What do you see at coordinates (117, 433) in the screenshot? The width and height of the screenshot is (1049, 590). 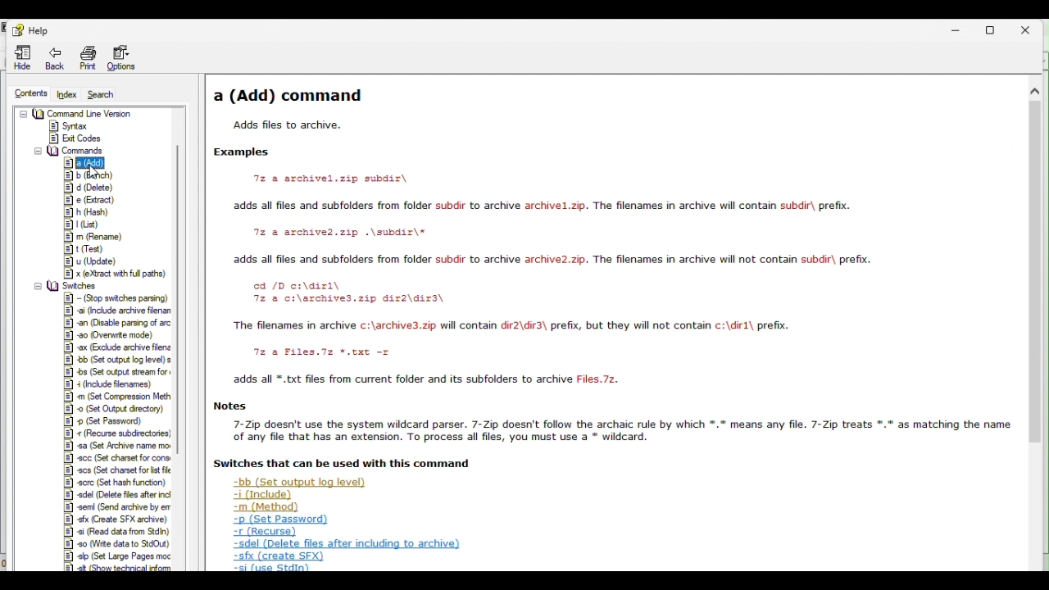 I see `-r` at bounding box center [117, 433].